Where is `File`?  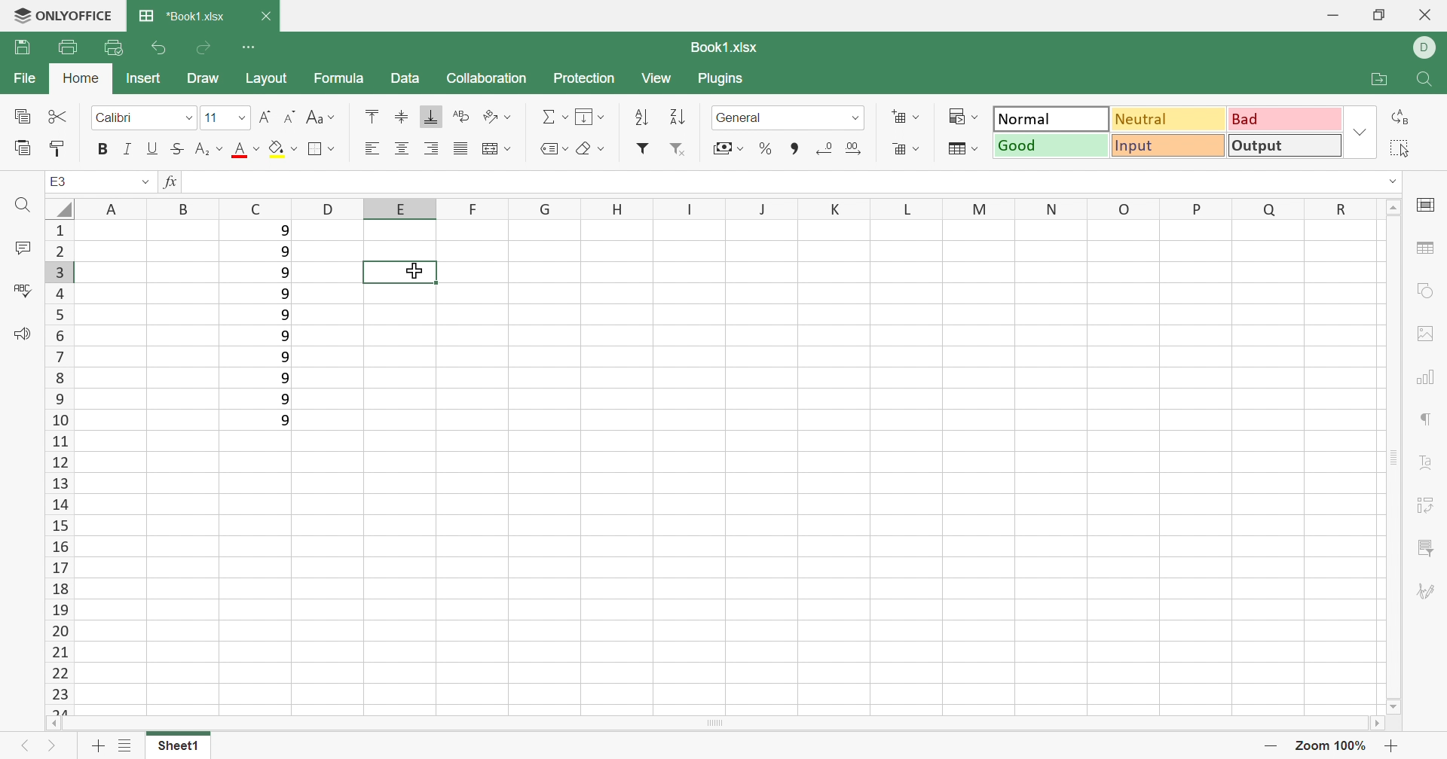 File is located at coordinates (29, 78).